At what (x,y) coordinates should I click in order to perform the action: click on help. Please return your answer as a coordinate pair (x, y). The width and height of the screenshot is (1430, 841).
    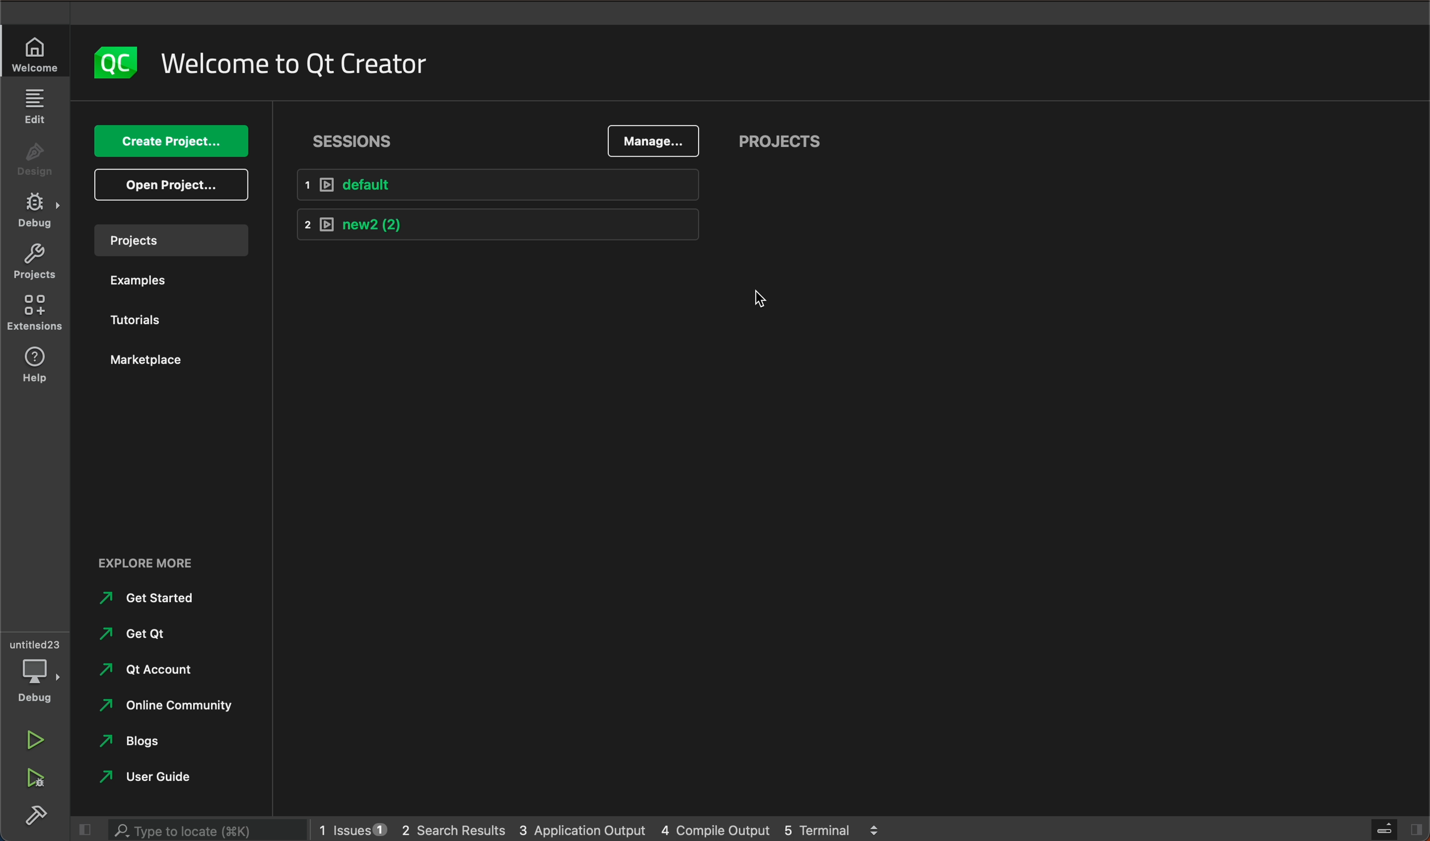
    Looking at the image, I should click on (33, 366).